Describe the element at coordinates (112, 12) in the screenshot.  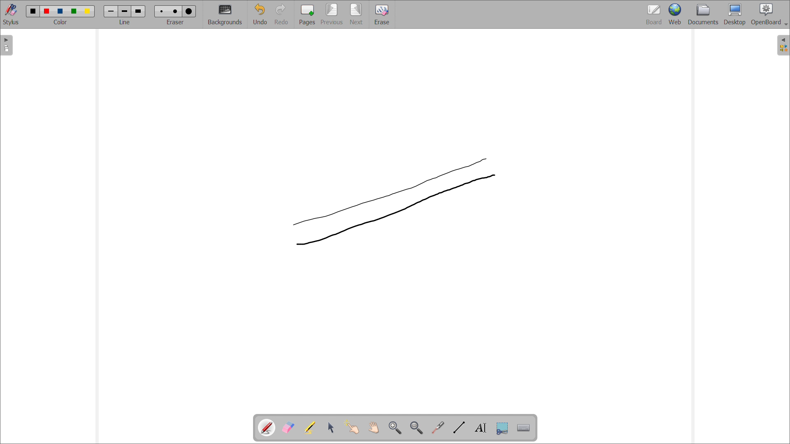
I see `line width size` at that location.